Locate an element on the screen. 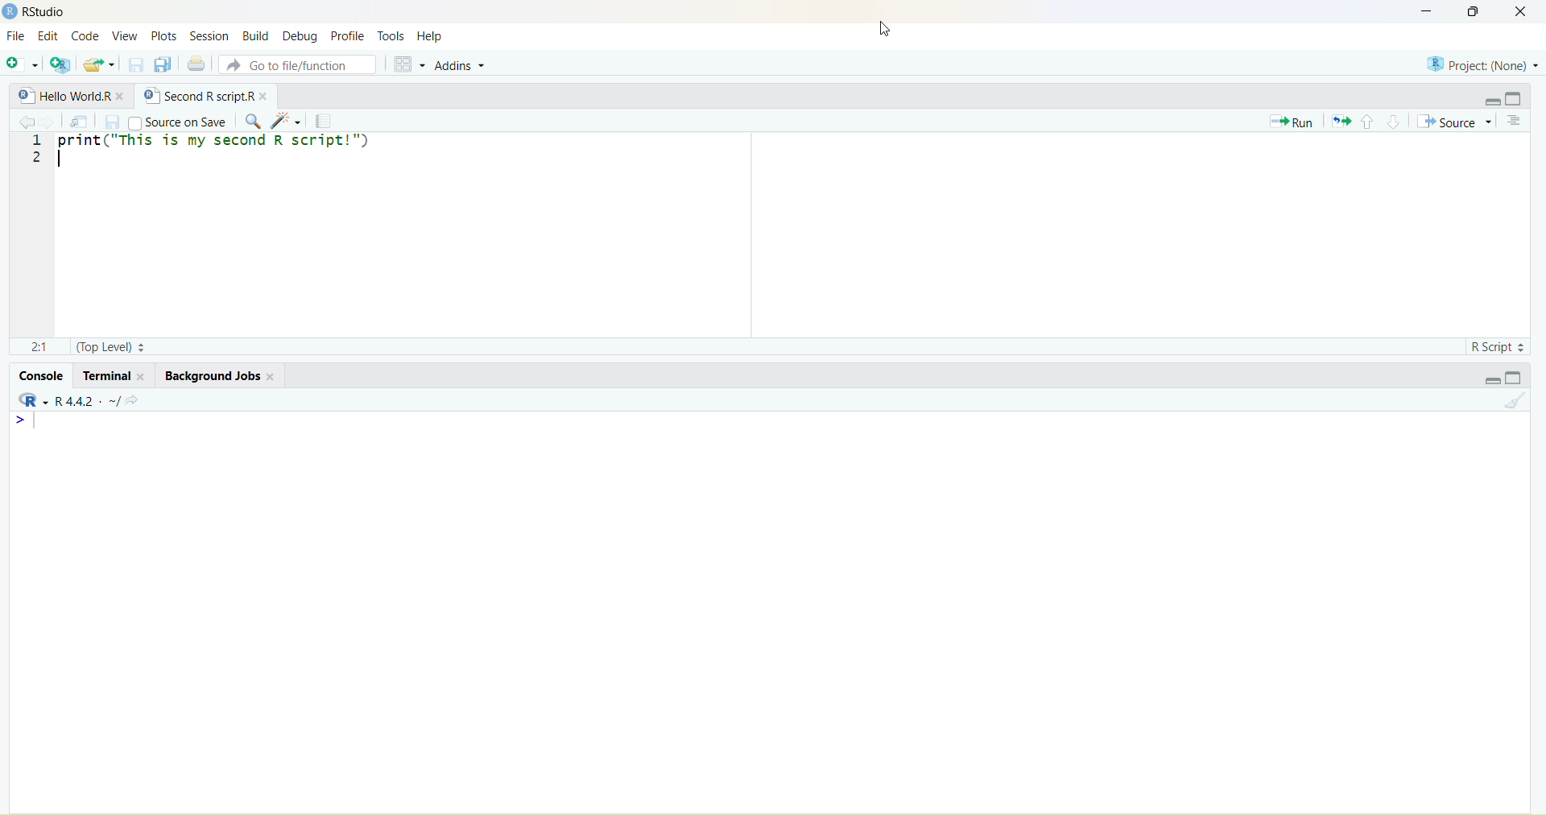  Plots is located at coordinates (163, 35).